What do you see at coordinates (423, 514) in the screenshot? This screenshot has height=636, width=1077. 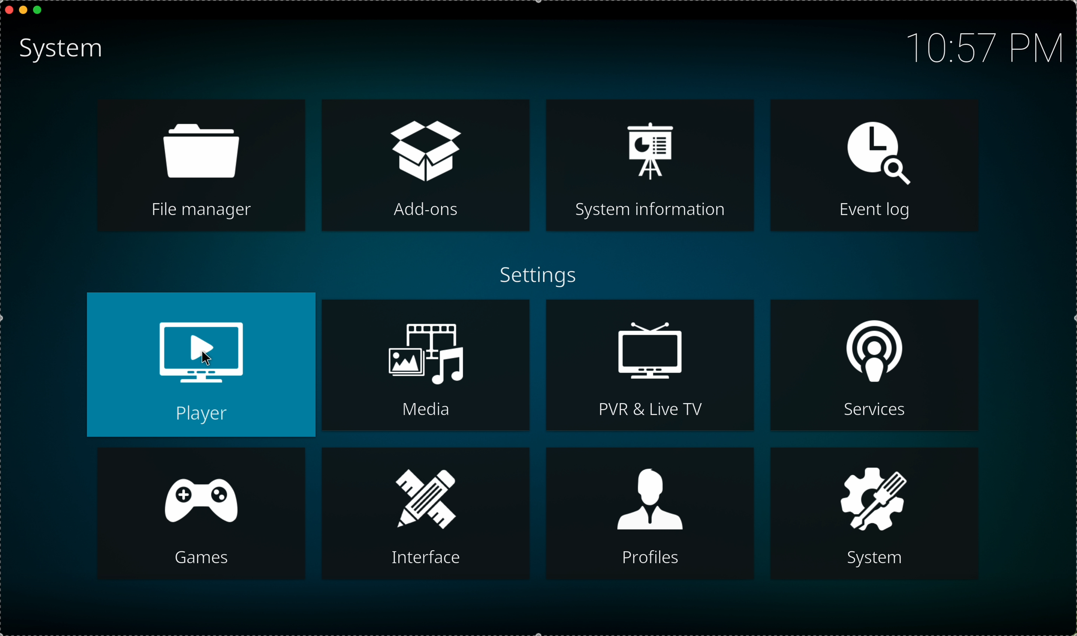 I see `interface` at bounding box center [423, 514].